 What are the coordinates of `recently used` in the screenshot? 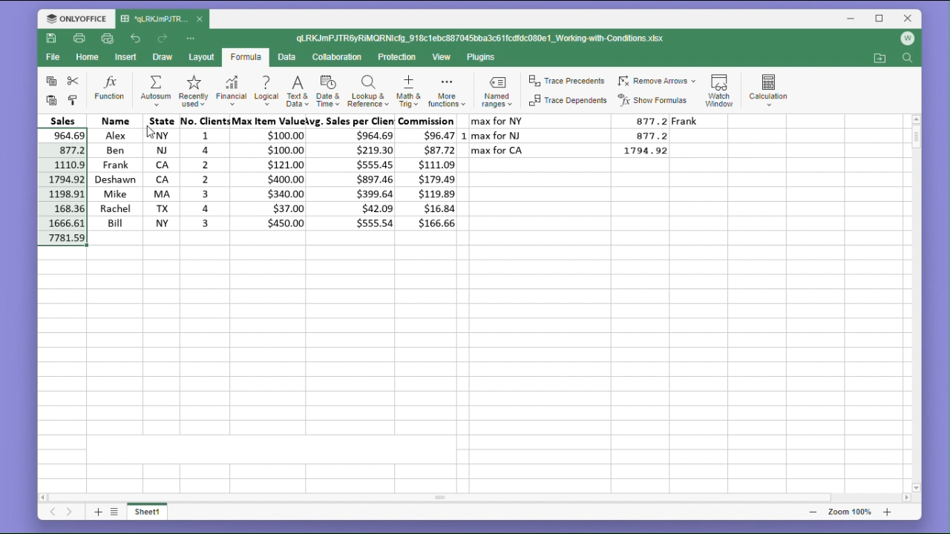 It's located at (192, 92).